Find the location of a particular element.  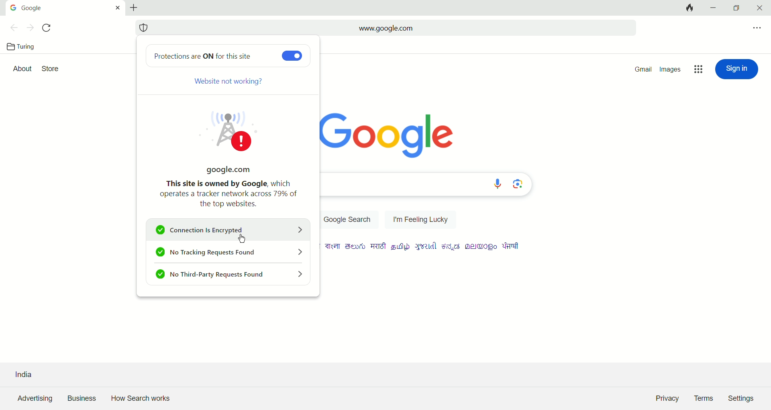

google is located at coordinates (37, 7).